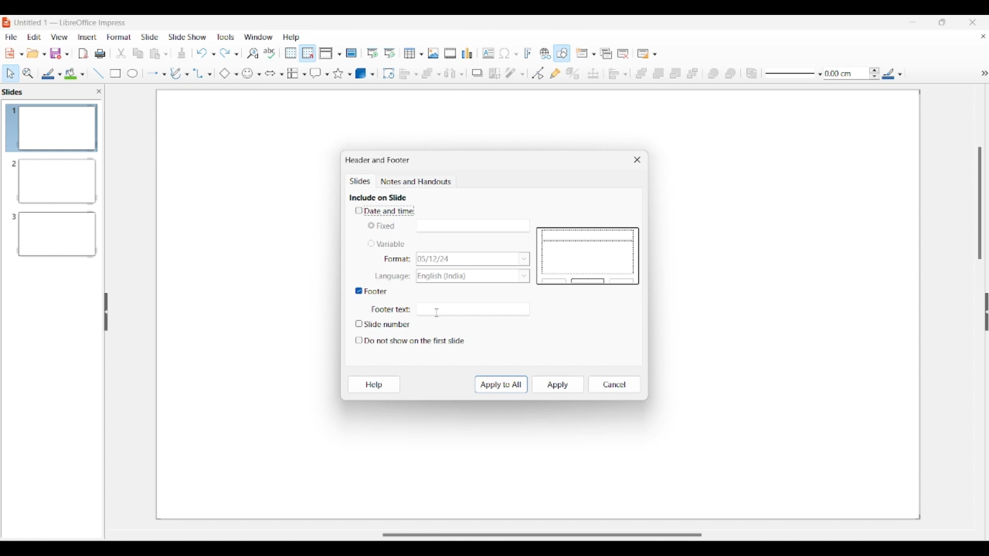 Image resolution: width=989 pixels, height=556 pixels. Describe the element at coordinates (390, 53) in the screenshot. I see `Start from current slide` at that location.